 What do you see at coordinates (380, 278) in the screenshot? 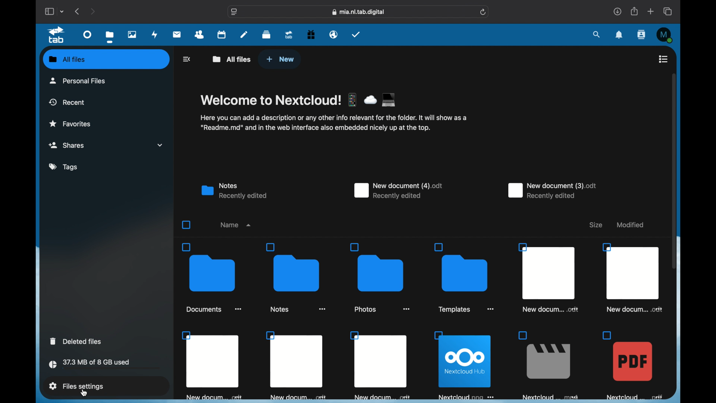
I see `file` at bounding box center [380, 278].